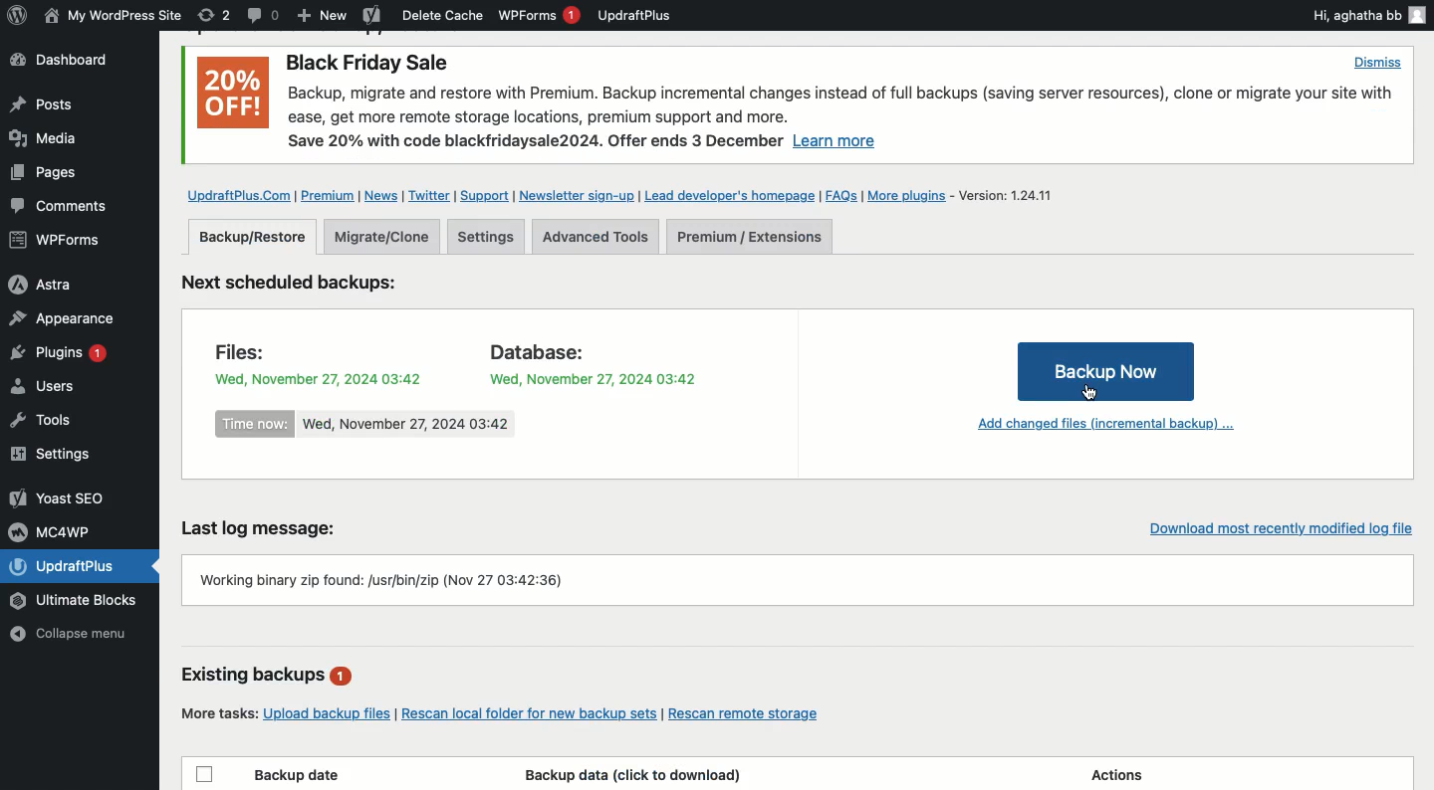 This screenshot has height=790, width=1434. I want to click on Yoast, so click(370, 17).